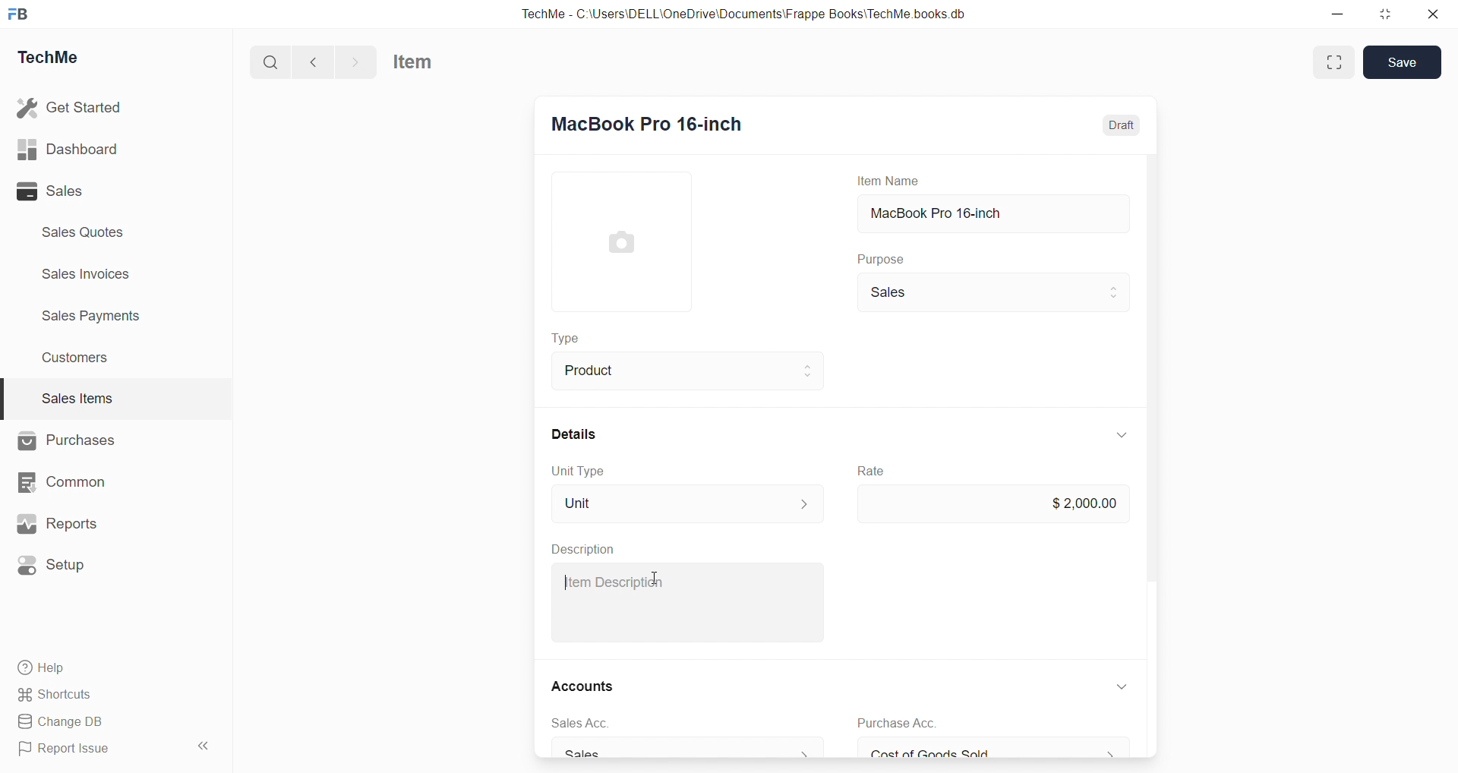  Describe the element at coordinates (52, 192) in the screenshot. I see `Sales` at that location.